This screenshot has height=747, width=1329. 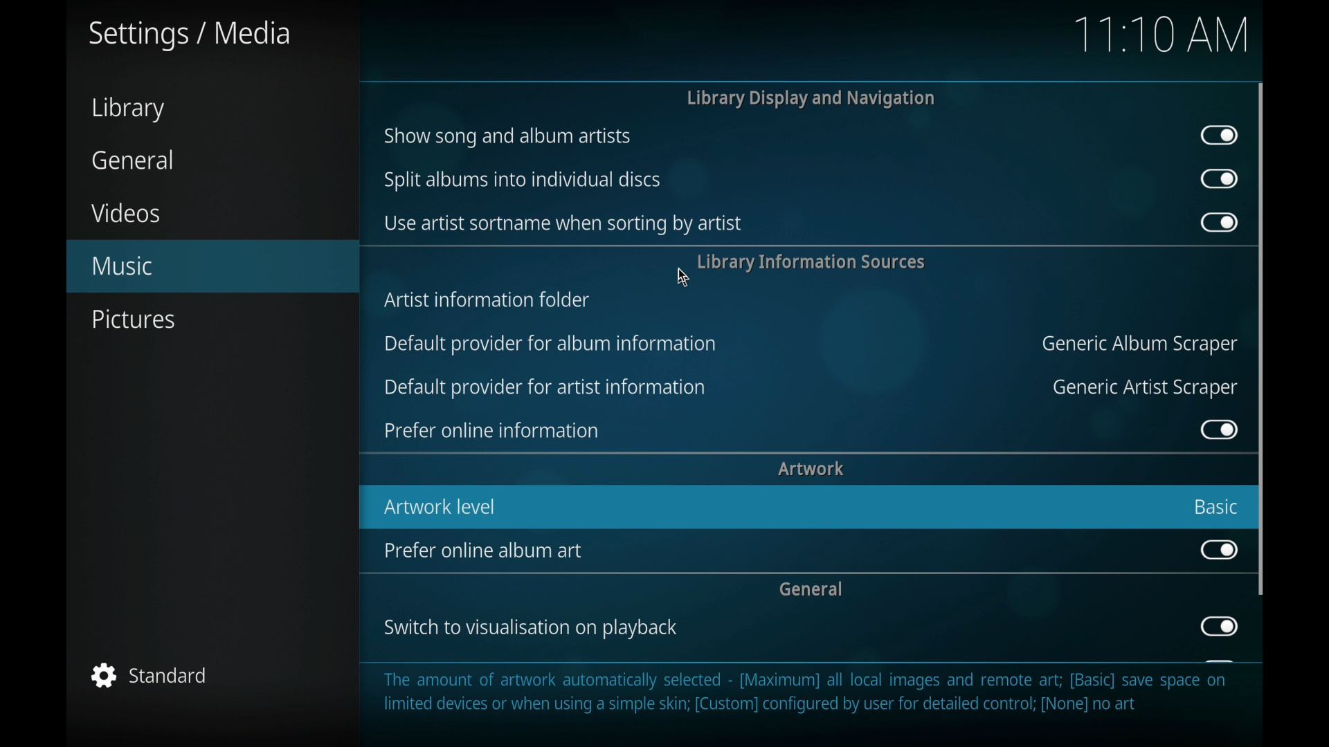 What do you see at coordinates (552, 344) in the screenshot?
I see `default provider for album information` at bounding box center [552, 344].